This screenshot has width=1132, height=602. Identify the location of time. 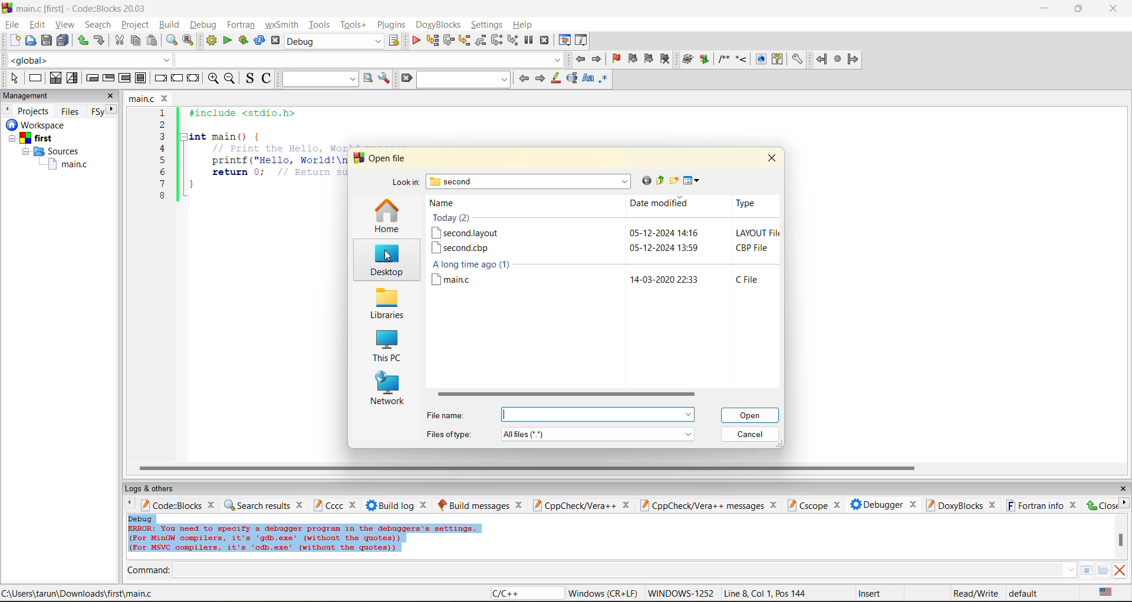
(689, 247).